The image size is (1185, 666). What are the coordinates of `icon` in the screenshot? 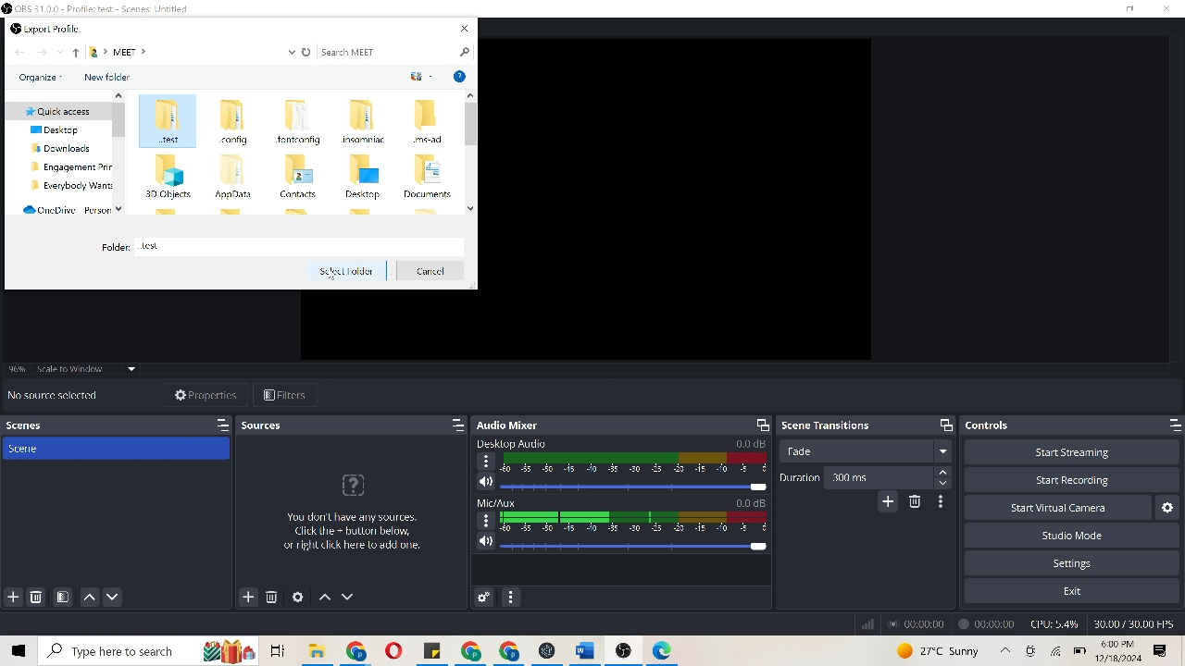 It's located at (15, 28).